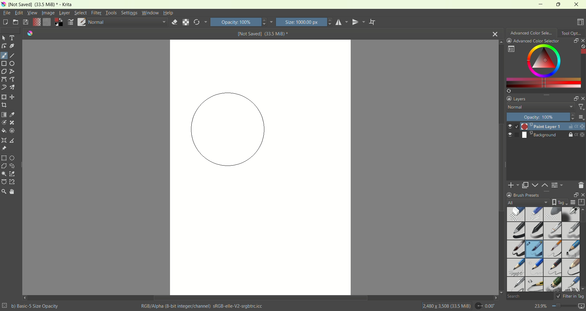 This screenshot has height=311, width=586. What do you see at coordinates (516, 249) in the screenshot?
I see `basic 5` at bounding box center [516, 249].